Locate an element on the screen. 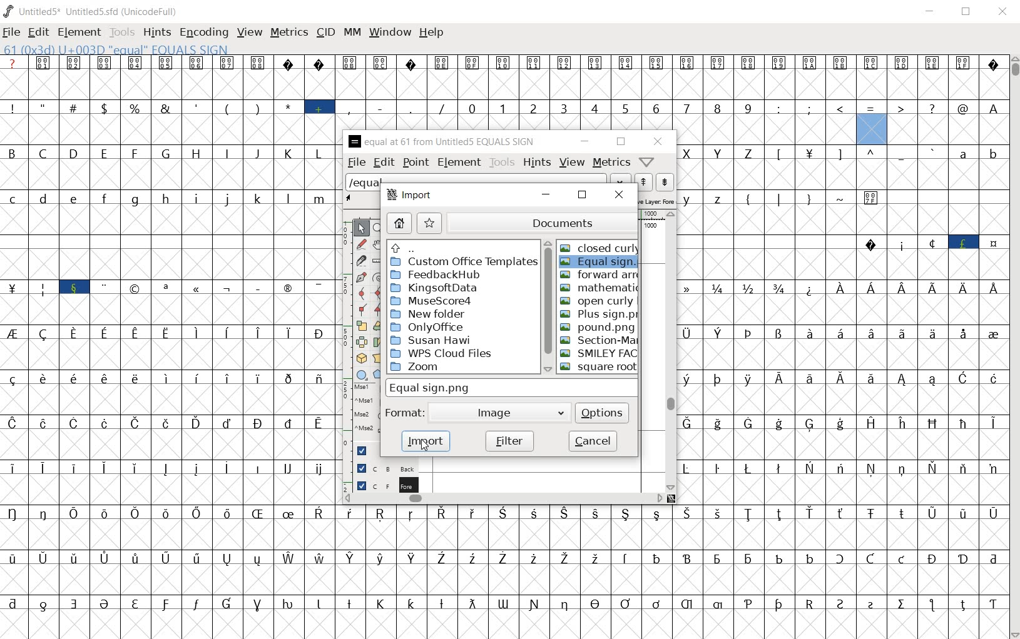 Image resolution: width=1020 pixels, height=639 pixels. minimize is located at coordinates (584, 143).